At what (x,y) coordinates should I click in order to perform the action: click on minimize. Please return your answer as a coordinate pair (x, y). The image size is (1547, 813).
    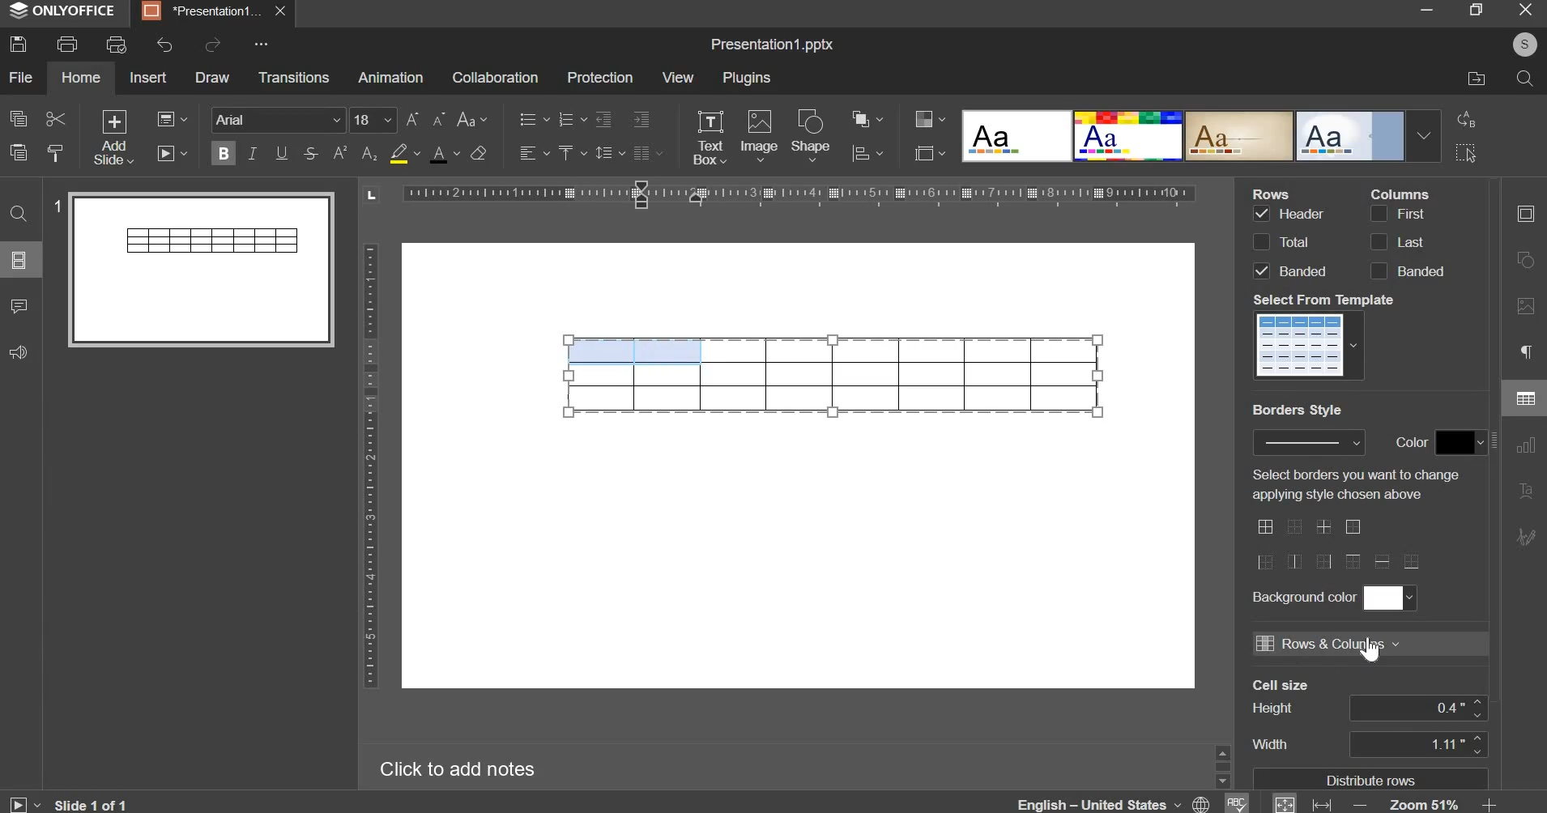
    Looking at the image, I should click on (1426, 11).